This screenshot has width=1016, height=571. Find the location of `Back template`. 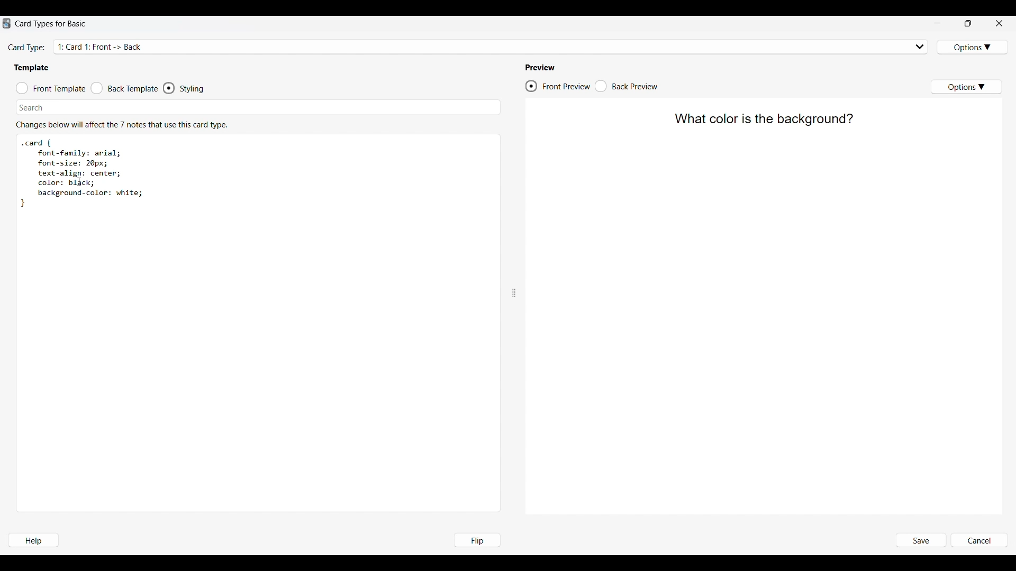

Back template is located at coordinates (124, 88).